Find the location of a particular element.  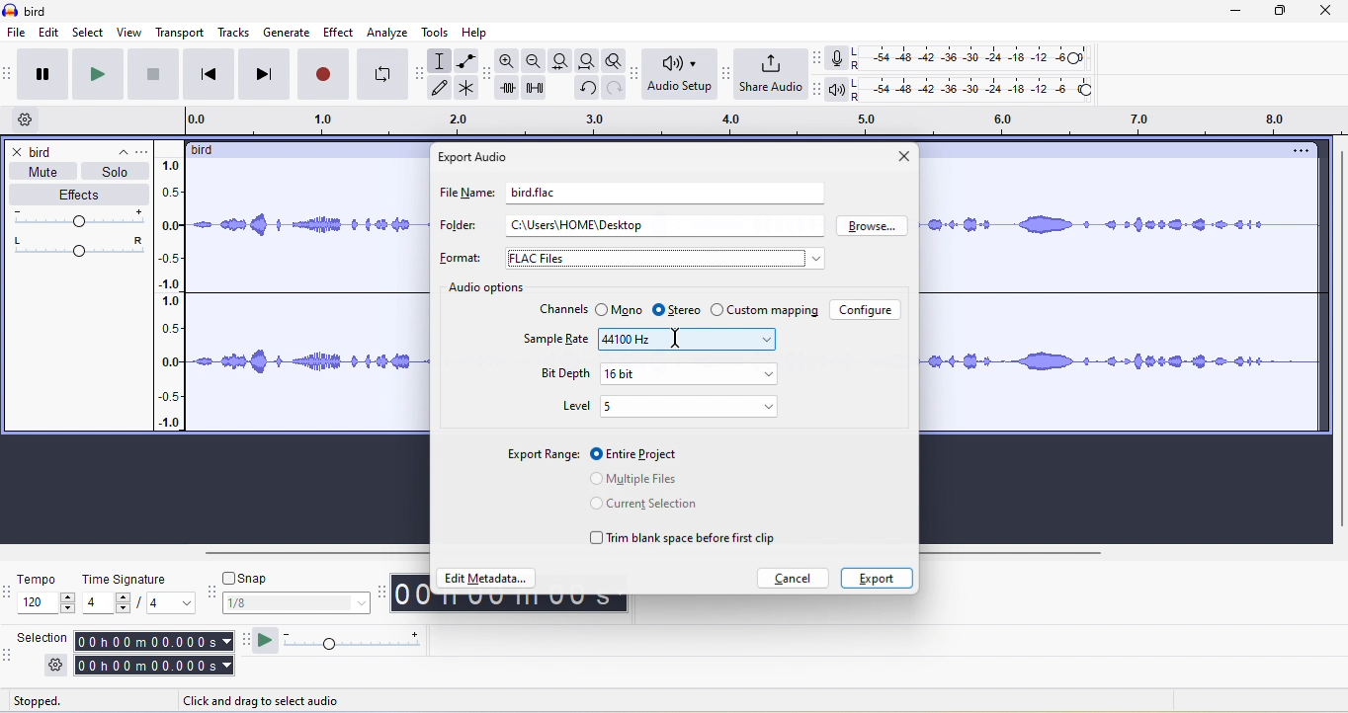

play is located at coordinates (102, 75).